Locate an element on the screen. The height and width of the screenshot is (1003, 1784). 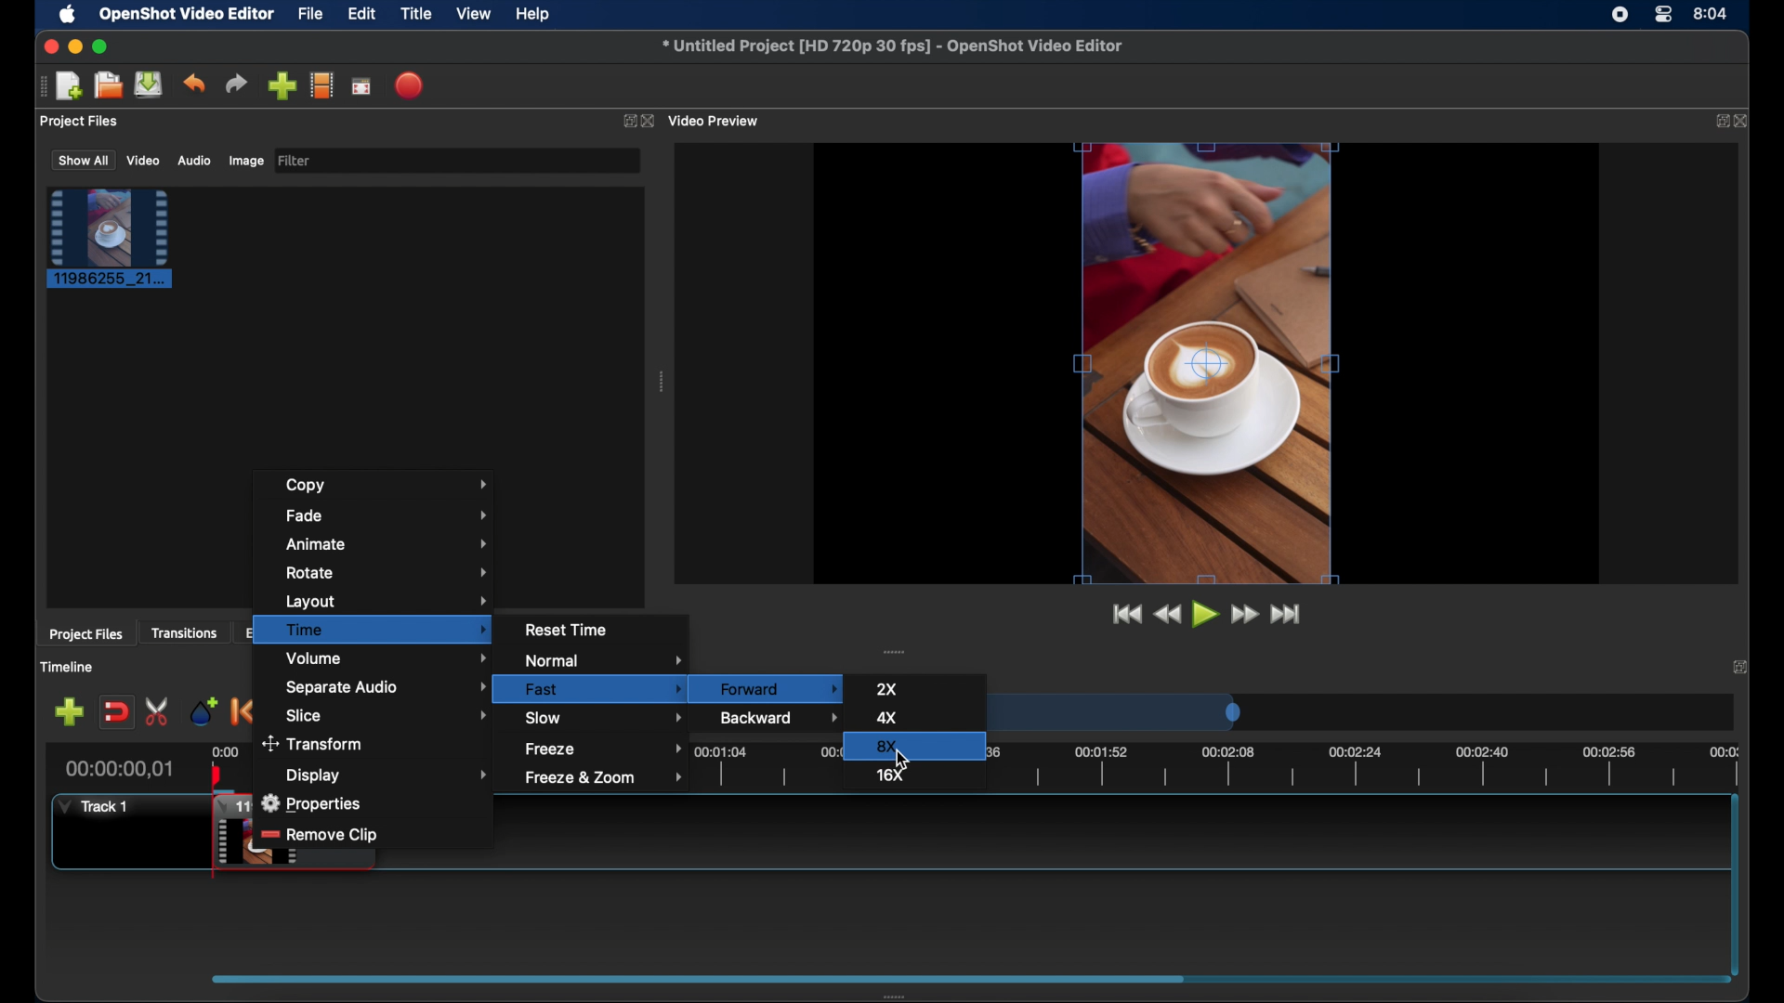
disable  snapping is located at coordinates (115, 710).